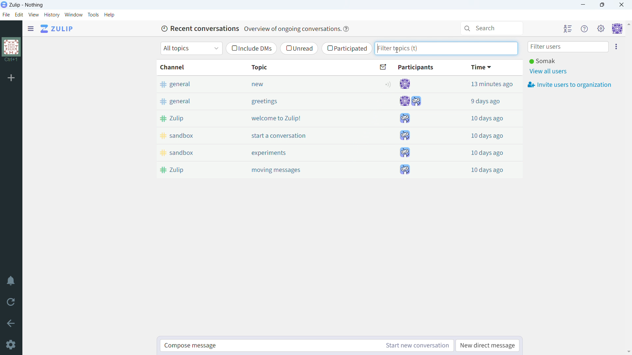 The height and width of the screenshot is (355, 632). What do you see at coordinates (396, 50) in the screenshot?
I see `cursor` at bounding box center [396, 50].